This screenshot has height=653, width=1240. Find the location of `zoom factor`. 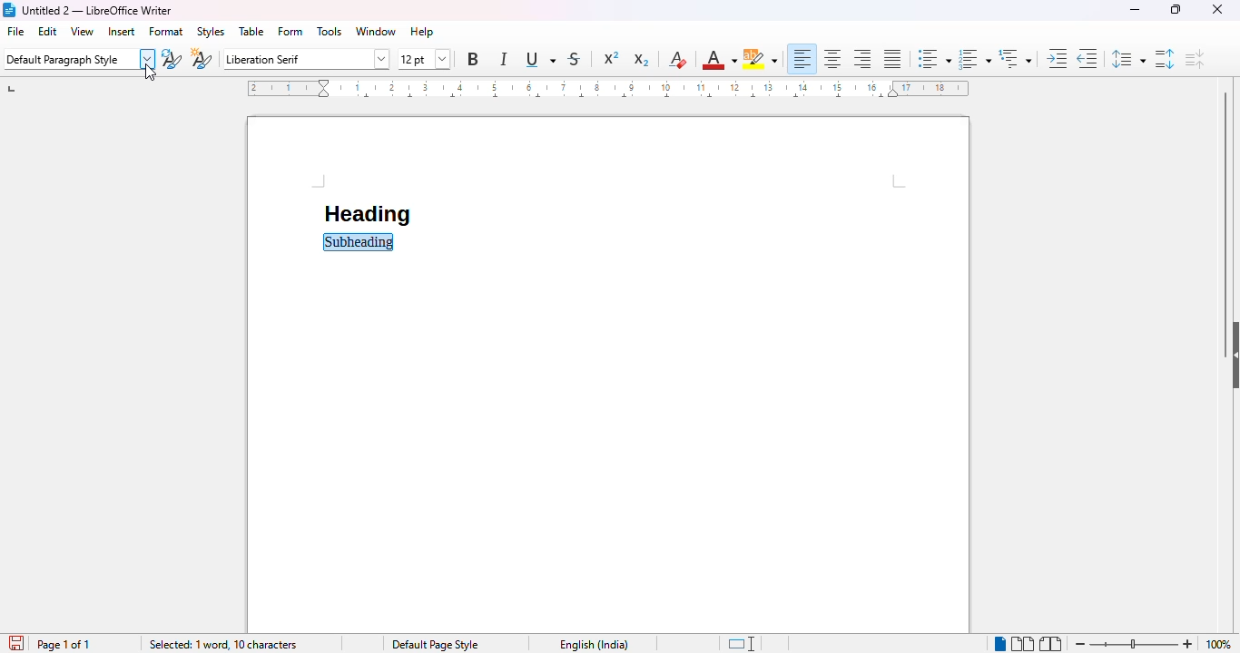

zoom factor is located at coordinates (1218, 645).